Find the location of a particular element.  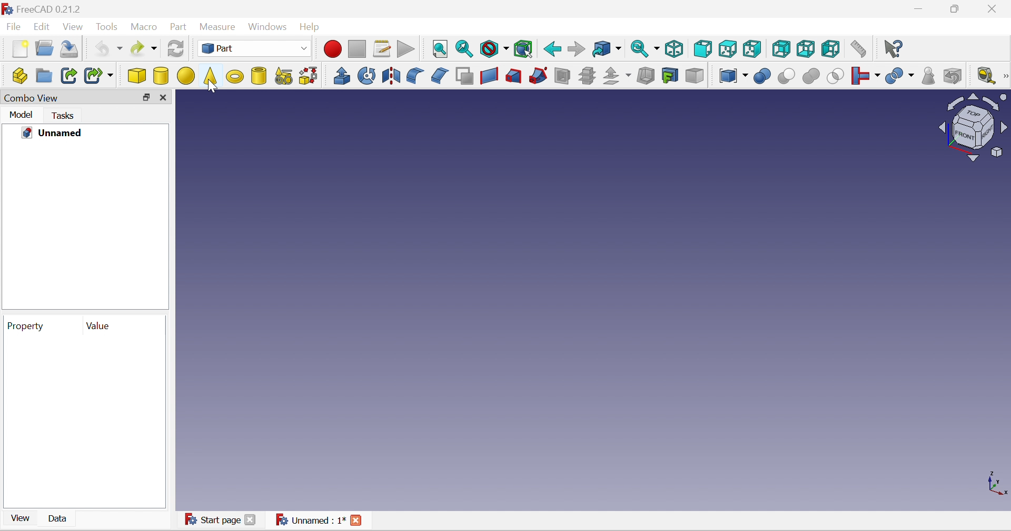

What's this? is located at coordinates (896, 49).